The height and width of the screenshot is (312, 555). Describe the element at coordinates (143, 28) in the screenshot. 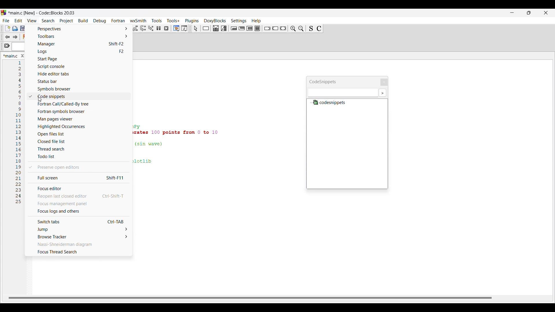

I see `Next instruction` at that location.